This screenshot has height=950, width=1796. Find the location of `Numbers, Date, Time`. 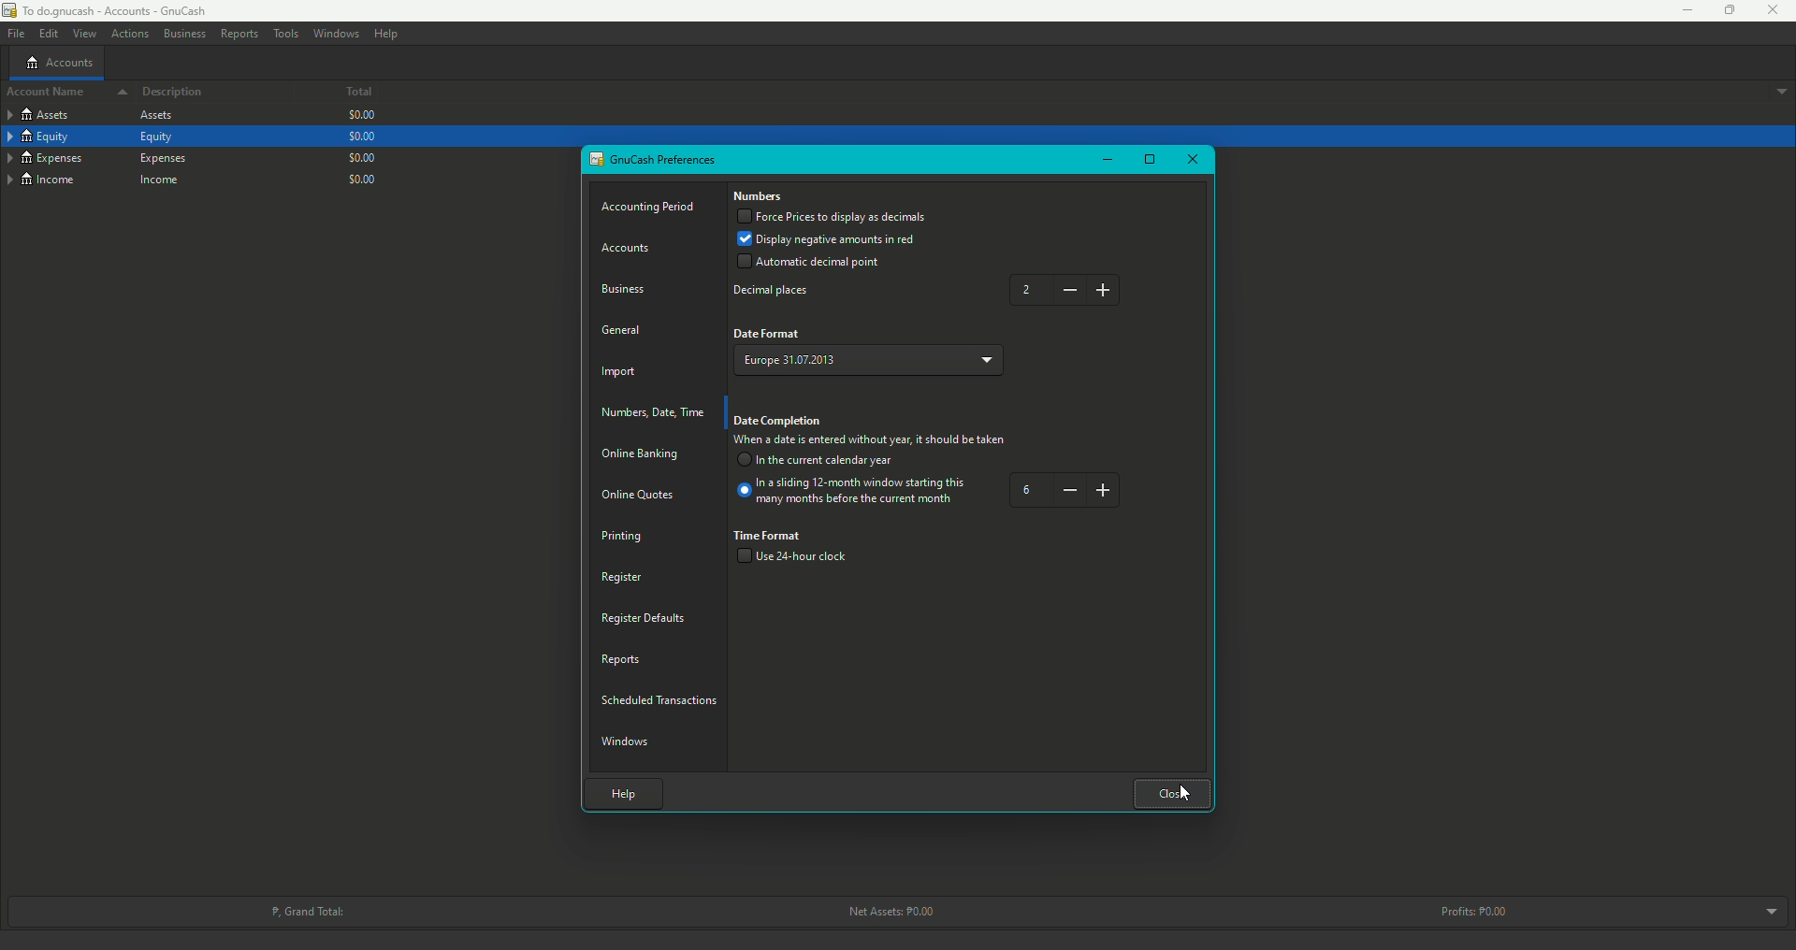

Numbers, Date, Time is located at coordinates (657, 412).